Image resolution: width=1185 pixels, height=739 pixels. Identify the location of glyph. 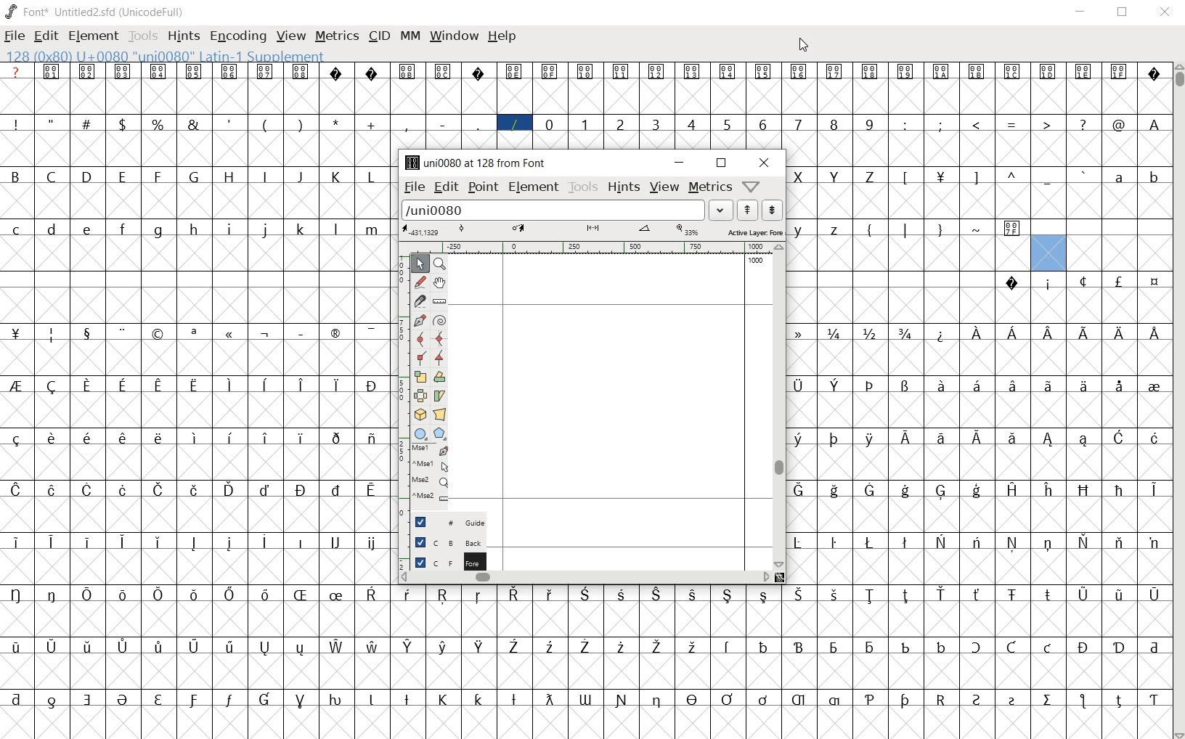
(1085, 542).